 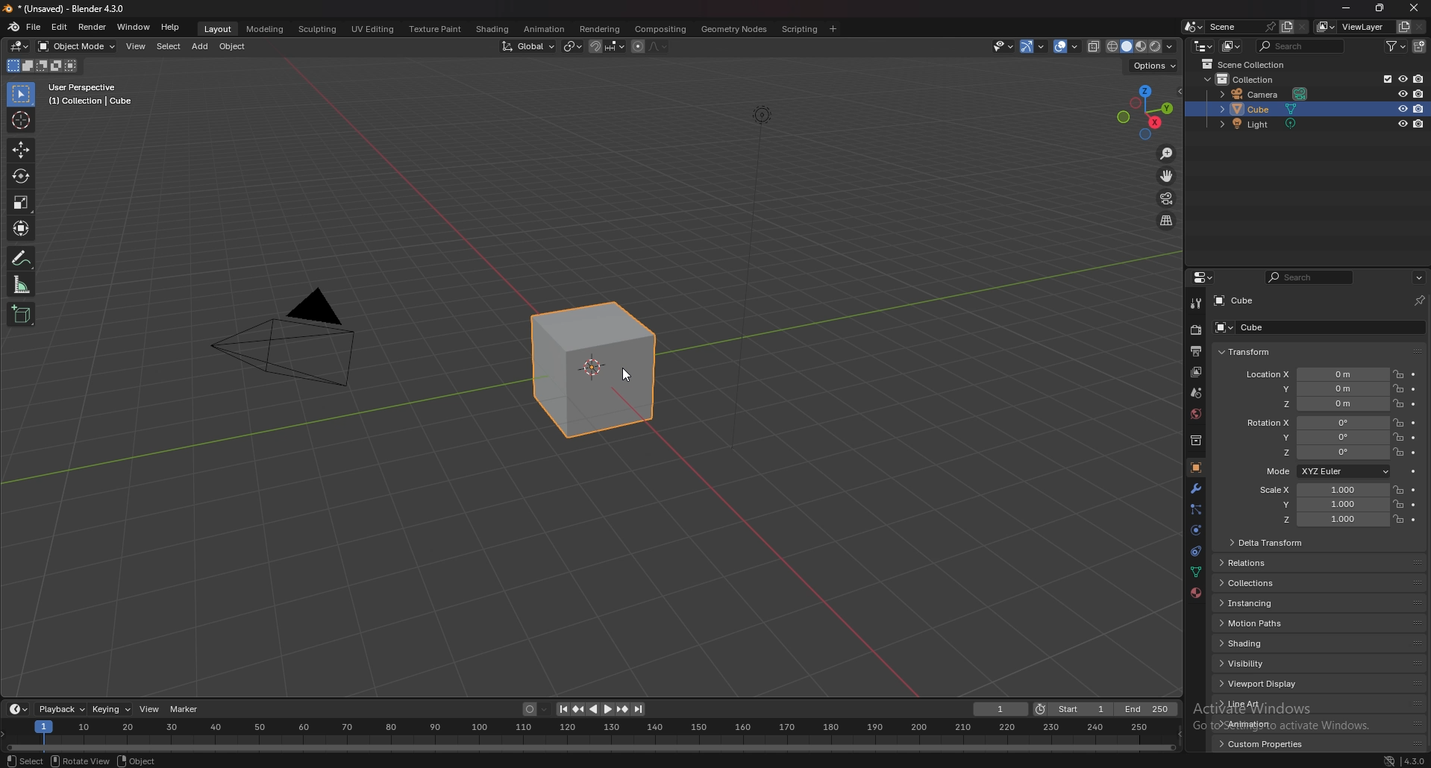 I want to click on lock location, so click(x=1398, y=520).